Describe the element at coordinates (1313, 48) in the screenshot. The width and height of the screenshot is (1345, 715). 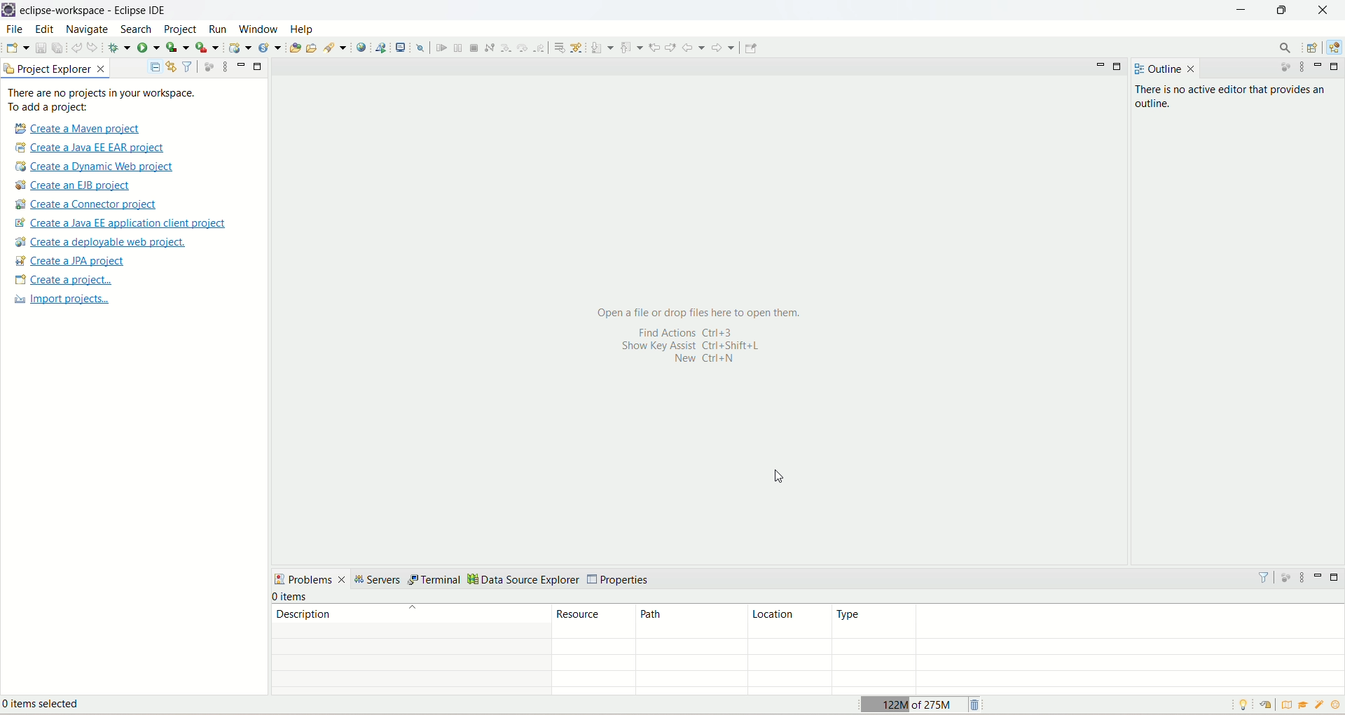
I see `other perspective` at that location.